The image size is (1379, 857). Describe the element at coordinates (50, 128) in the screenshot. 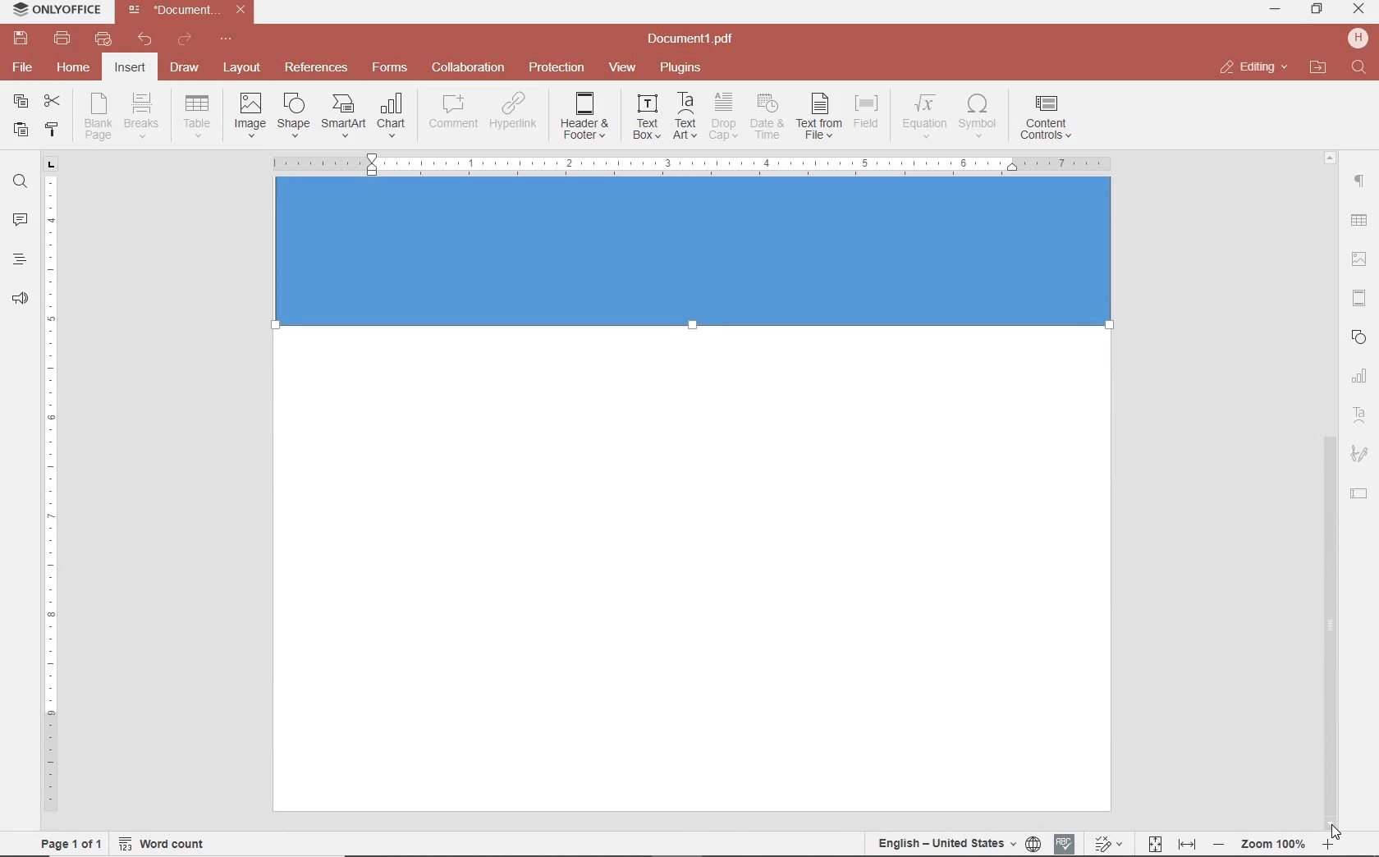

I see `copy style` at that location.